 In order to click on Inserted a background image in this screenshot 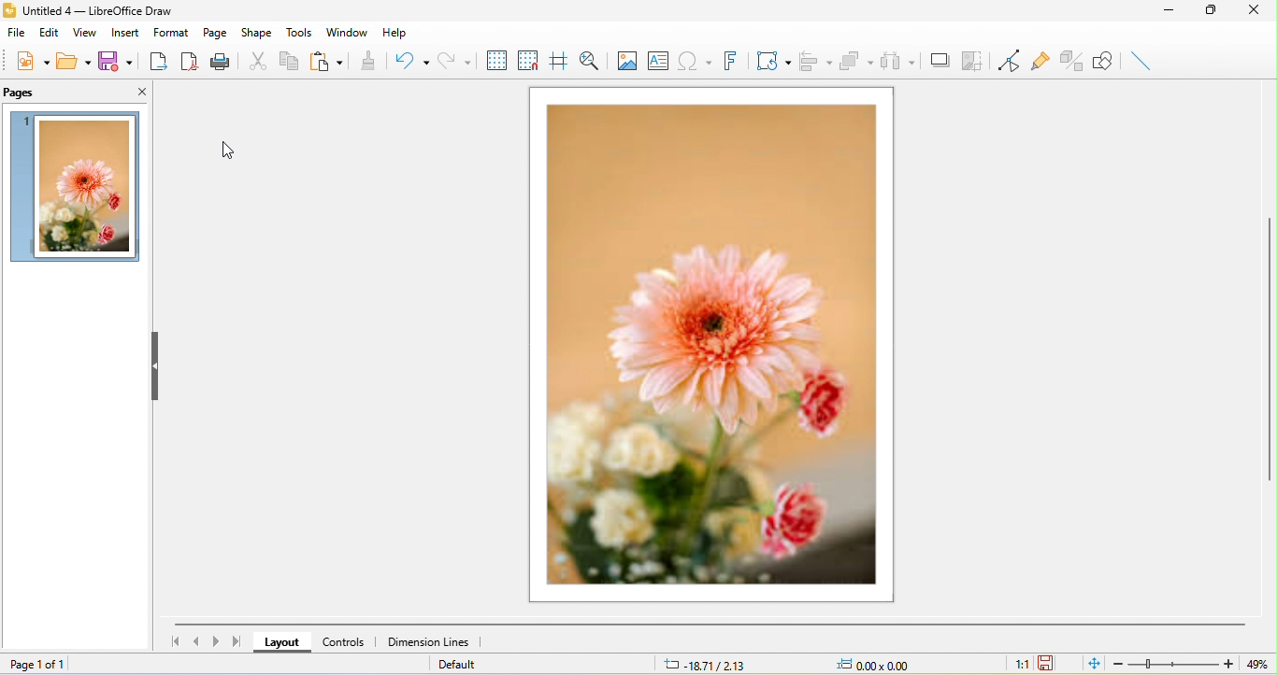, I will do `click(713, 347)`.